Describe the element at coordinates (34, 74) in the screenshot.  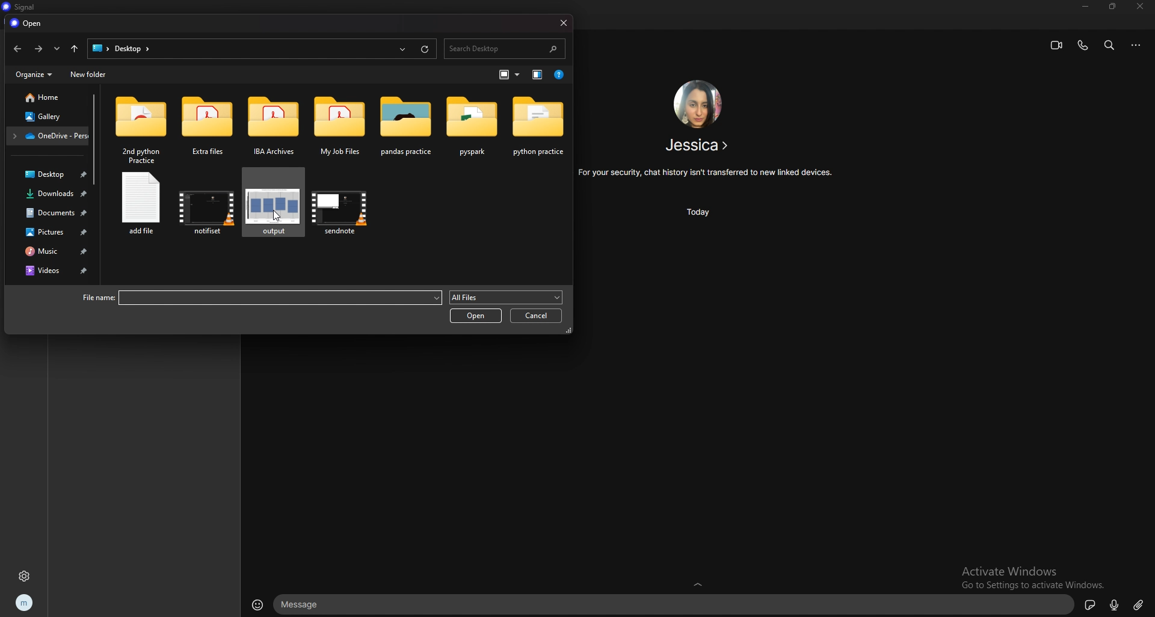
I see `organize` at that location.